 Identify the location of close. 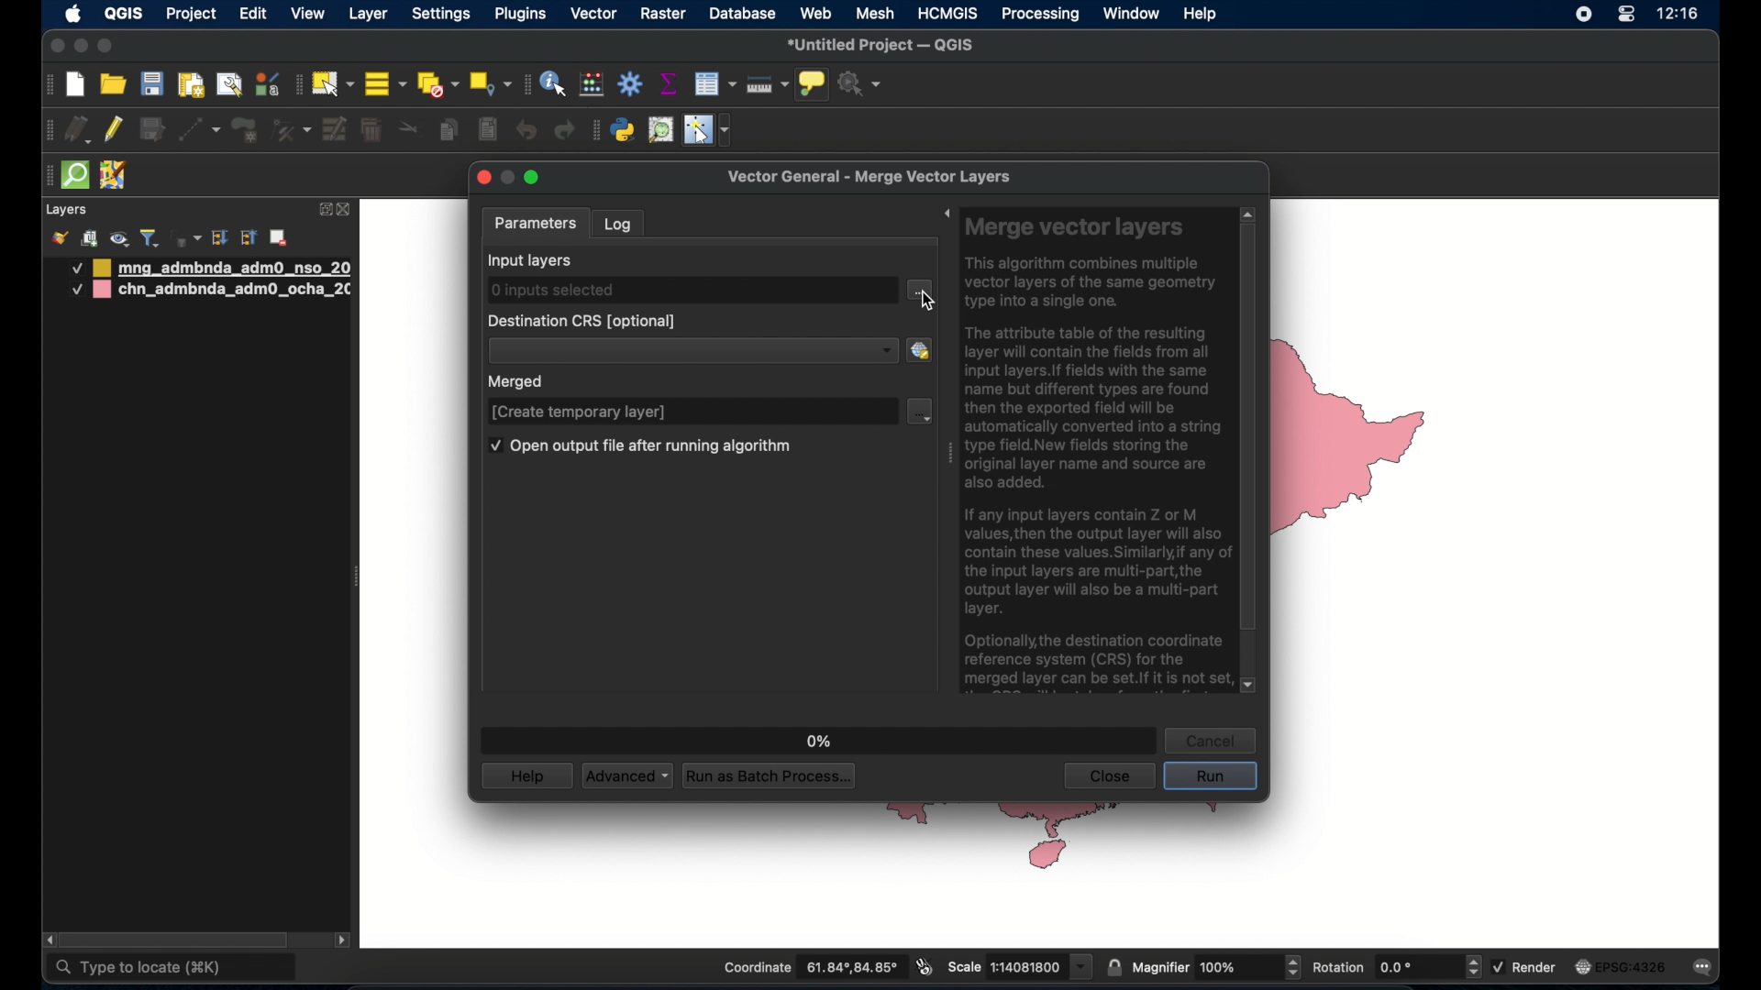
(55, 47).